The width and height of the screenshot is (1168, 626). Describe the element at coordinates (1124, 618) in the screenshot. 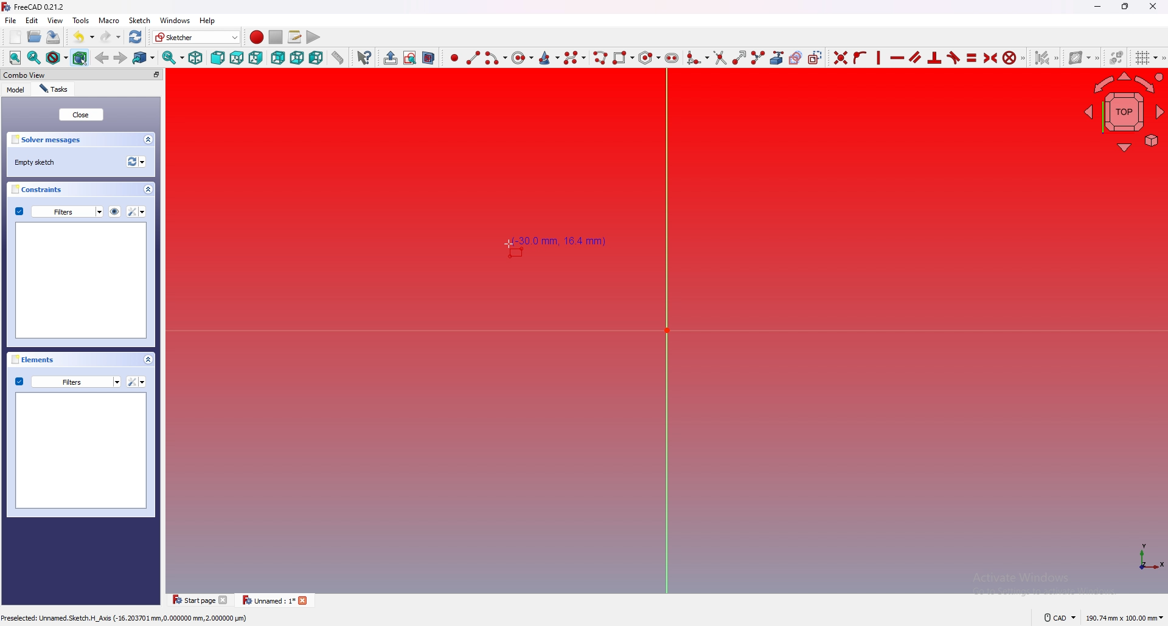

I see `dimensions` at that location.